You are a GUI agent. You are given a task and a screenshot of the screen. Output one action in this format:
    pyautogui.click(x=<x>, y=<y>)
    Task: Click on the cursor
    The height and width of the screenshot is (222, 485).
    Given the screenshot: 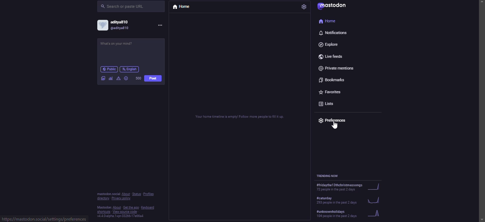 What is the action you would take?
    pyautogui.click(x=334, y=126)
    